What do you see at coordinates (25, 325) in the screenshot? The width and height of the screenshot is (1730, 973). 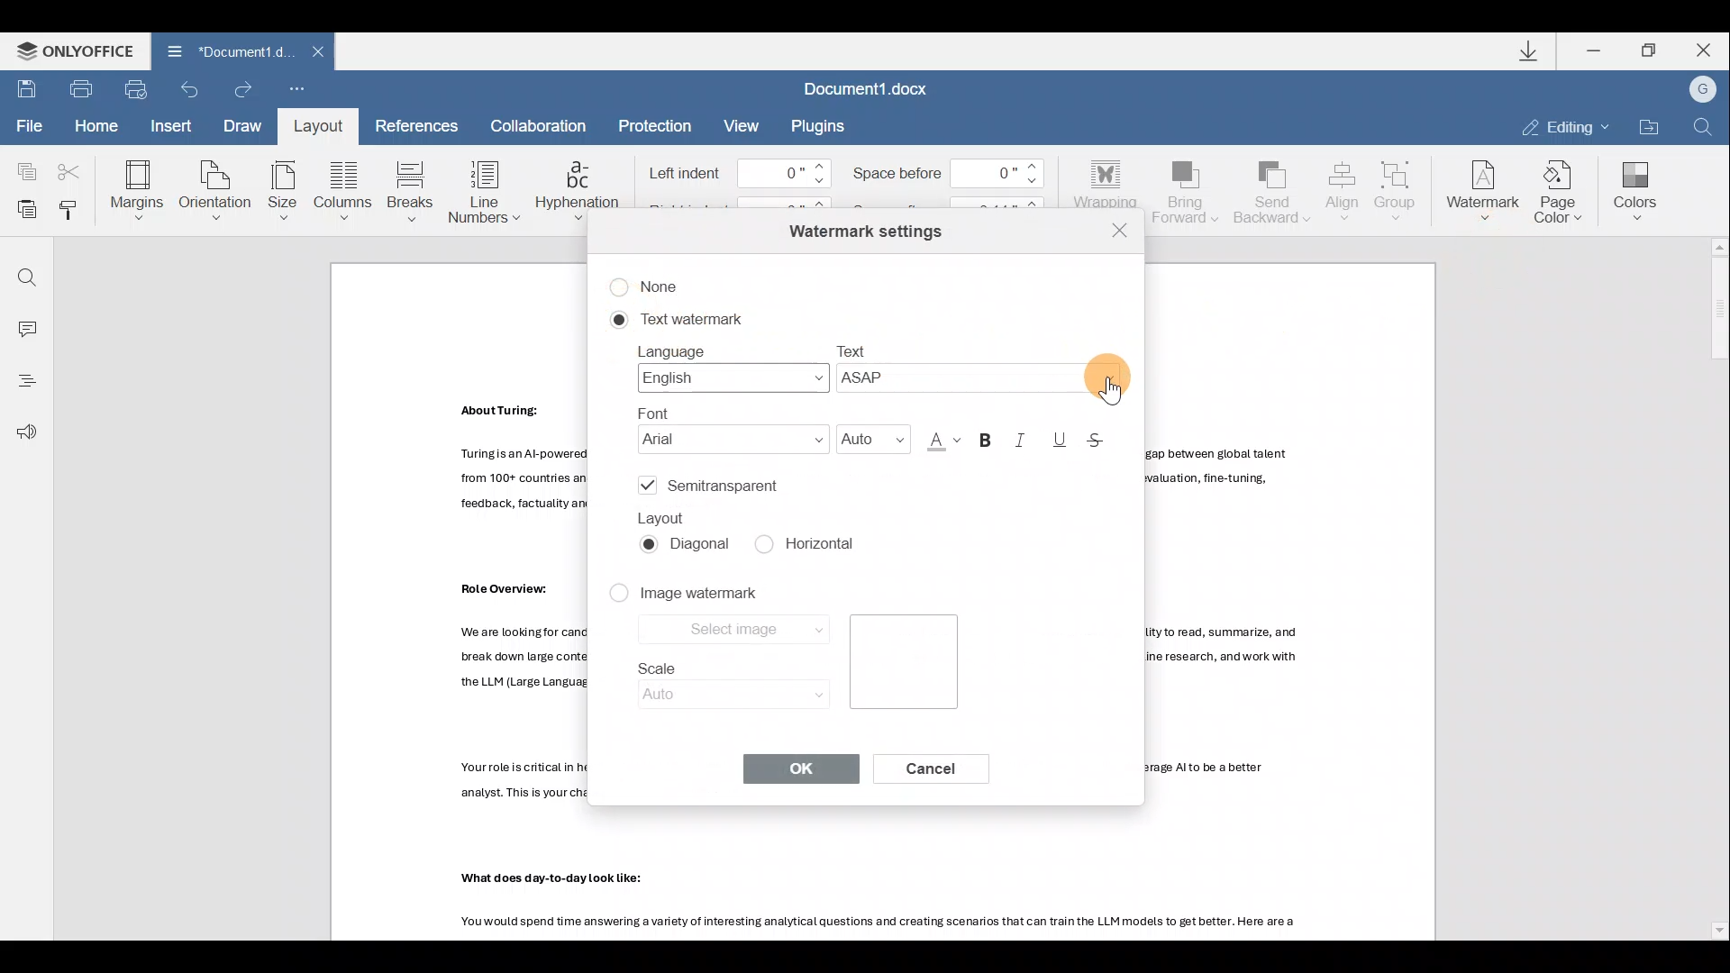 I see `Comment` at bounding box center [25, 325].